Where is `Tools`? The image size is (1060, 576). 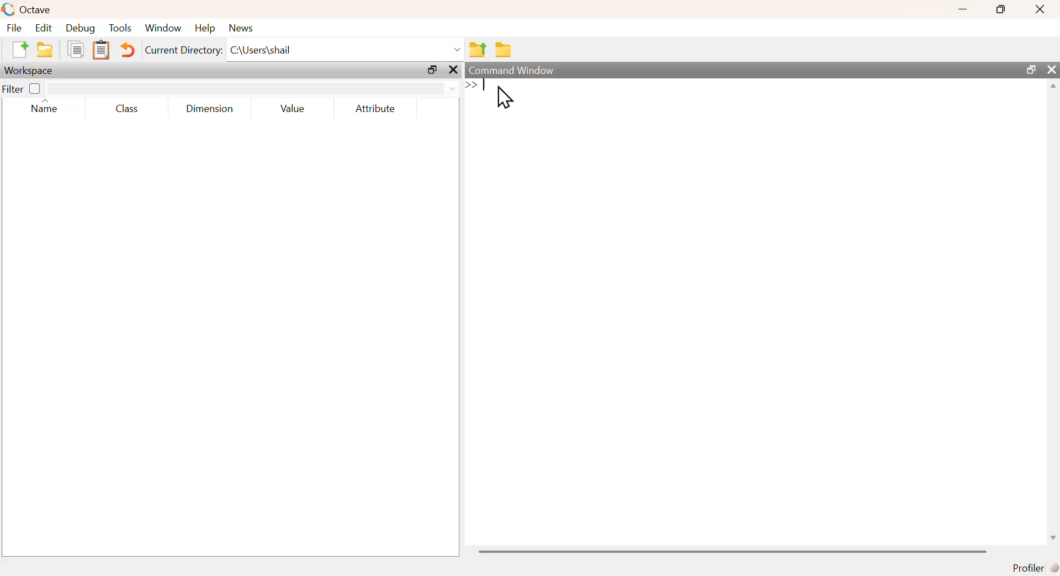
Tools is located at coordinates (121, 28).